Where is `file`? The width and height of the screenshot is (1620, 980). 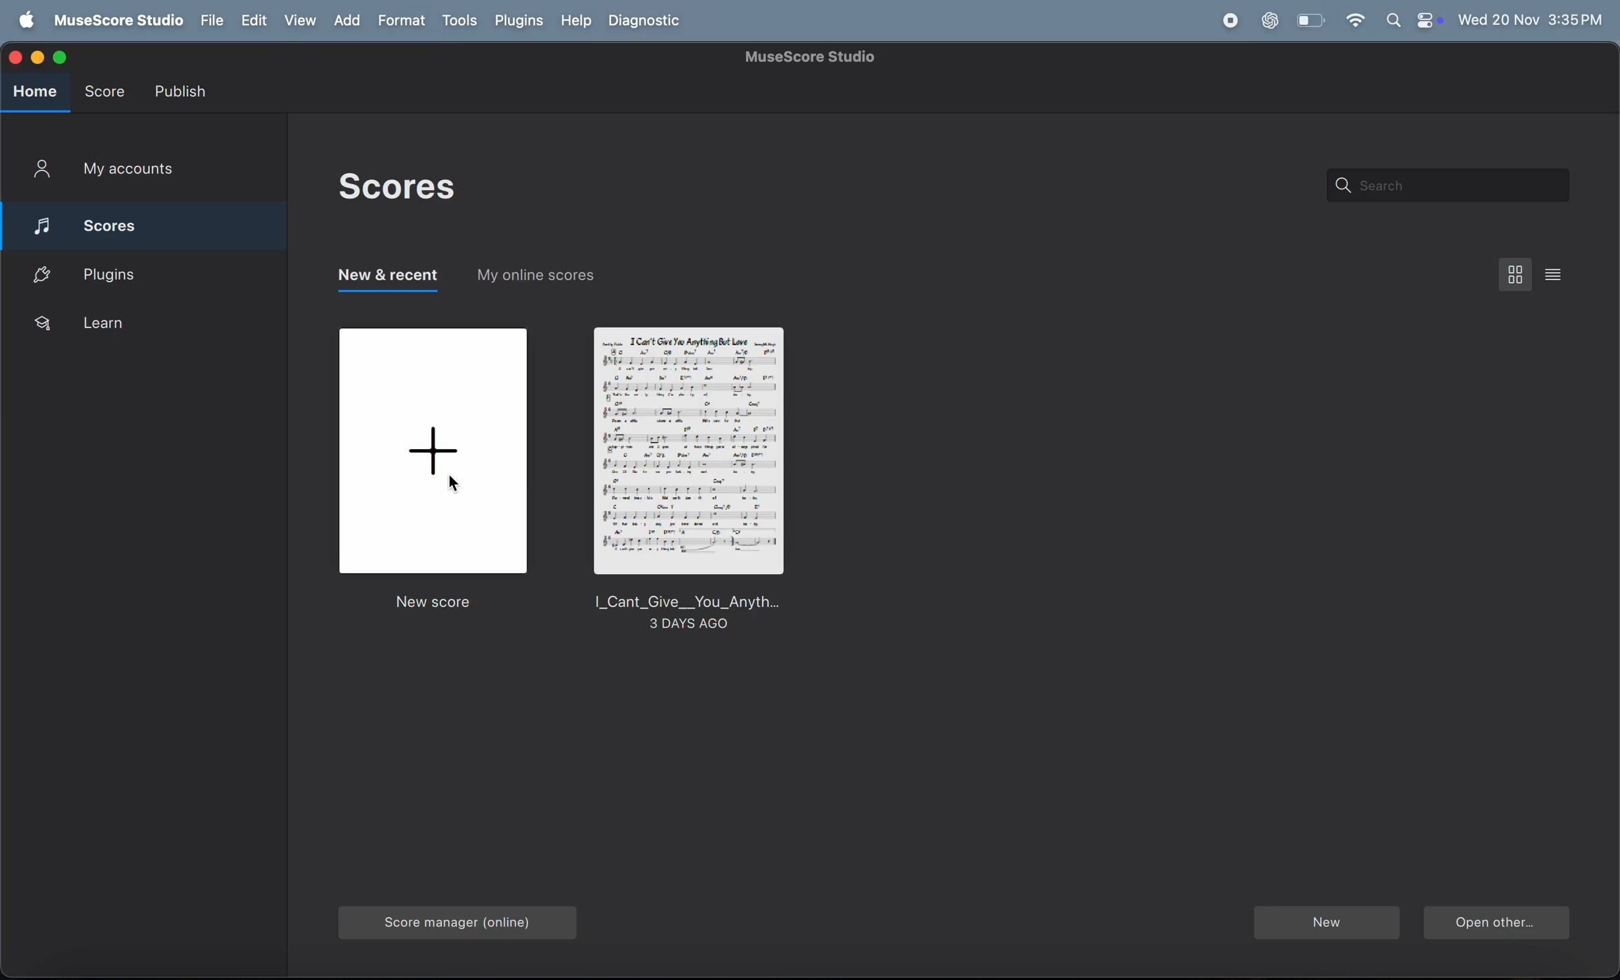
file is located at coordinates (209, 21).